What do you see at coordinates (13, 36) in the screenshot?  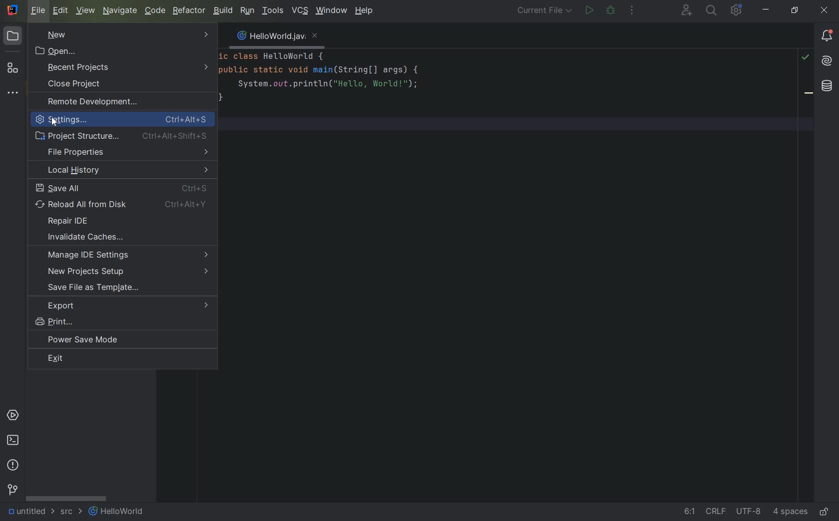 I see `PROJECT` at bounding box center [13, 36].